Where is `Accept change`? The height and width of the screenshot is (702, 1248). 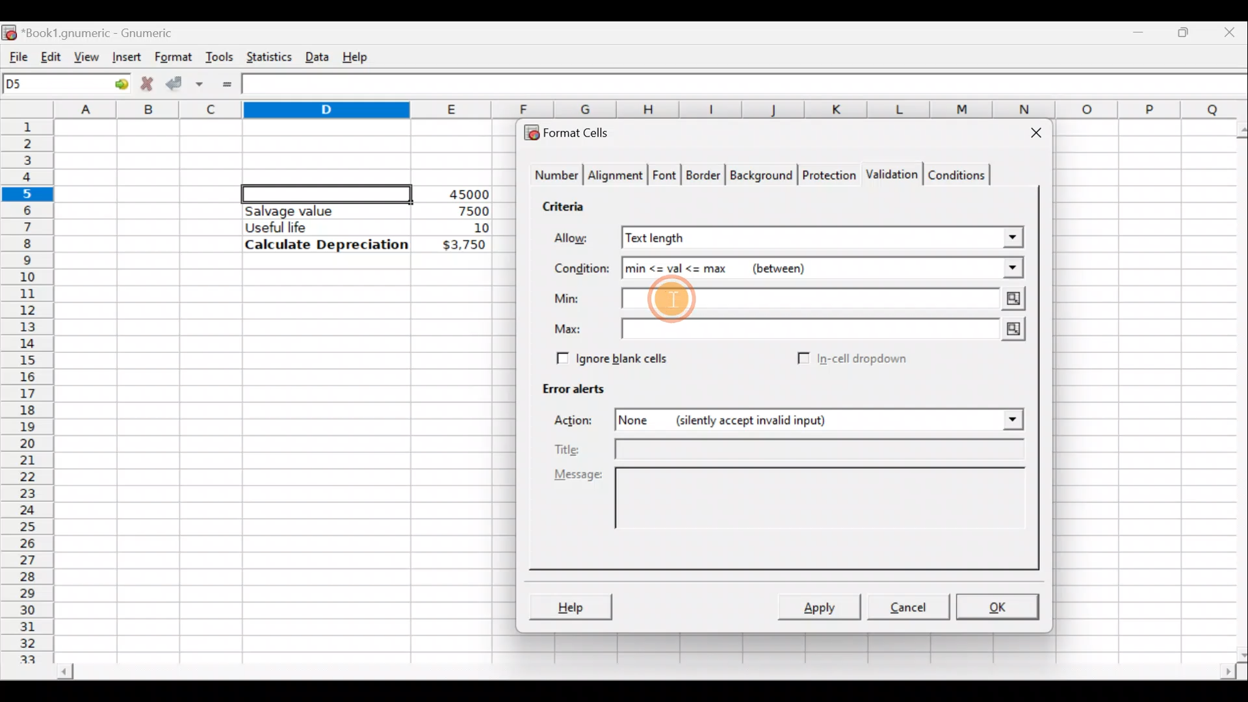 Accept change is located at coordinates (185, 82).